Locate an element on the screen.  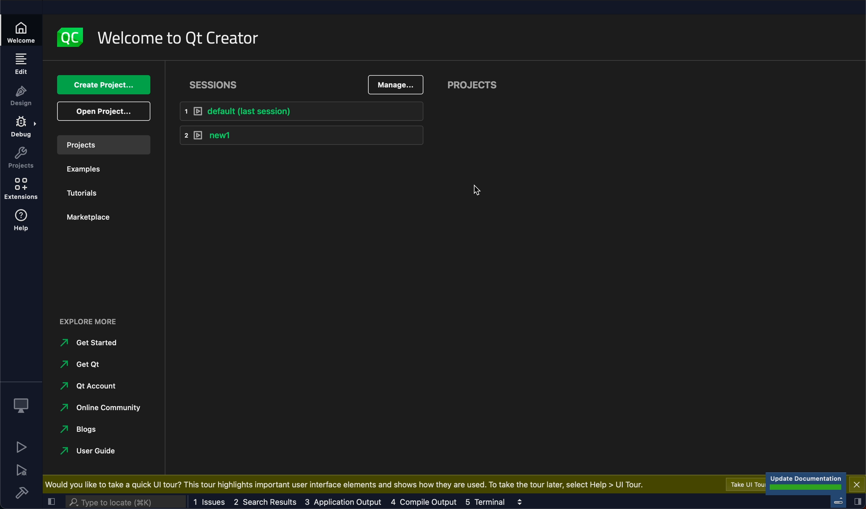
edit is located at coordinates (21, 64).